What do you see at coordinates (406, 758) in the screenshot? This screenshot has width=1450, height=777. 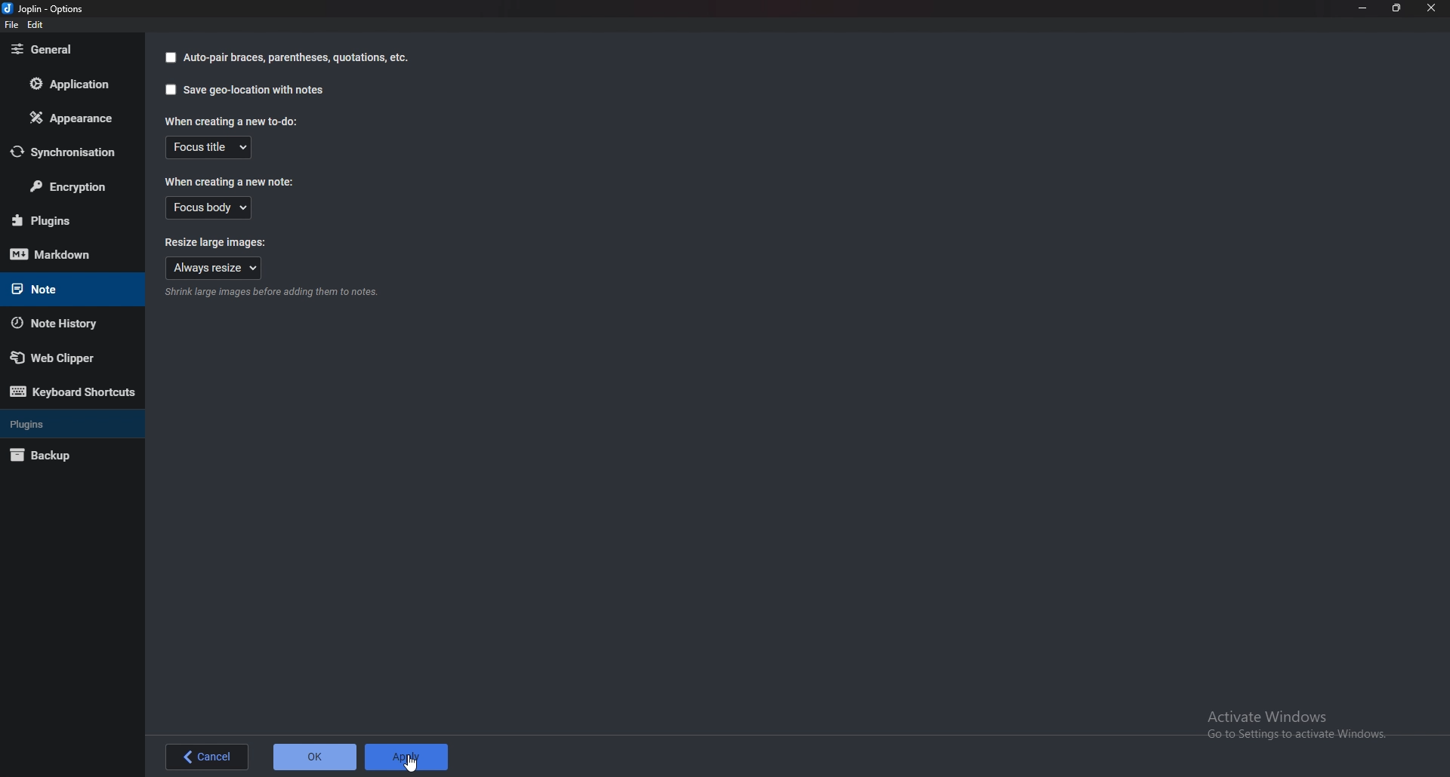 I see `Apply` at bounding box center [406, 758].